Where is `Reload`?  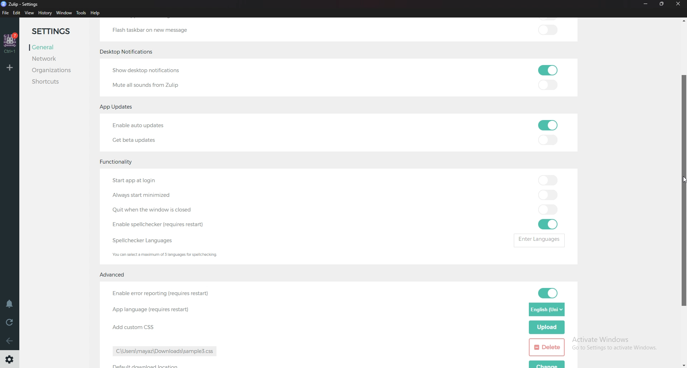 Reload is located at coordinates (10, 323).